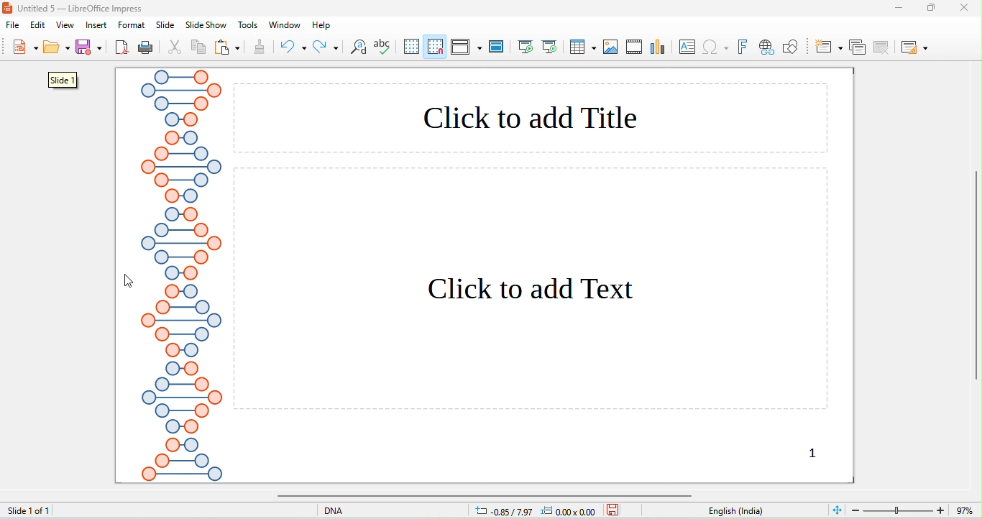 Image resolution: width=982 pixels, height=519 pixels. Describe the element at coordinates (40, 25) in the screenshot. I see `edit` at that location.